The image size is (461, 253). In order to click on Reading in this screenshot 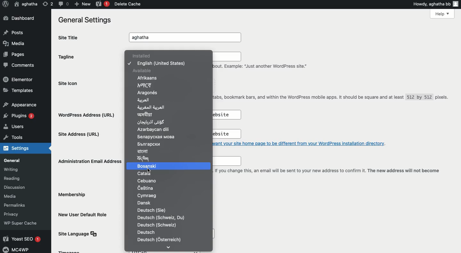, I will do `click(19, 179)`.